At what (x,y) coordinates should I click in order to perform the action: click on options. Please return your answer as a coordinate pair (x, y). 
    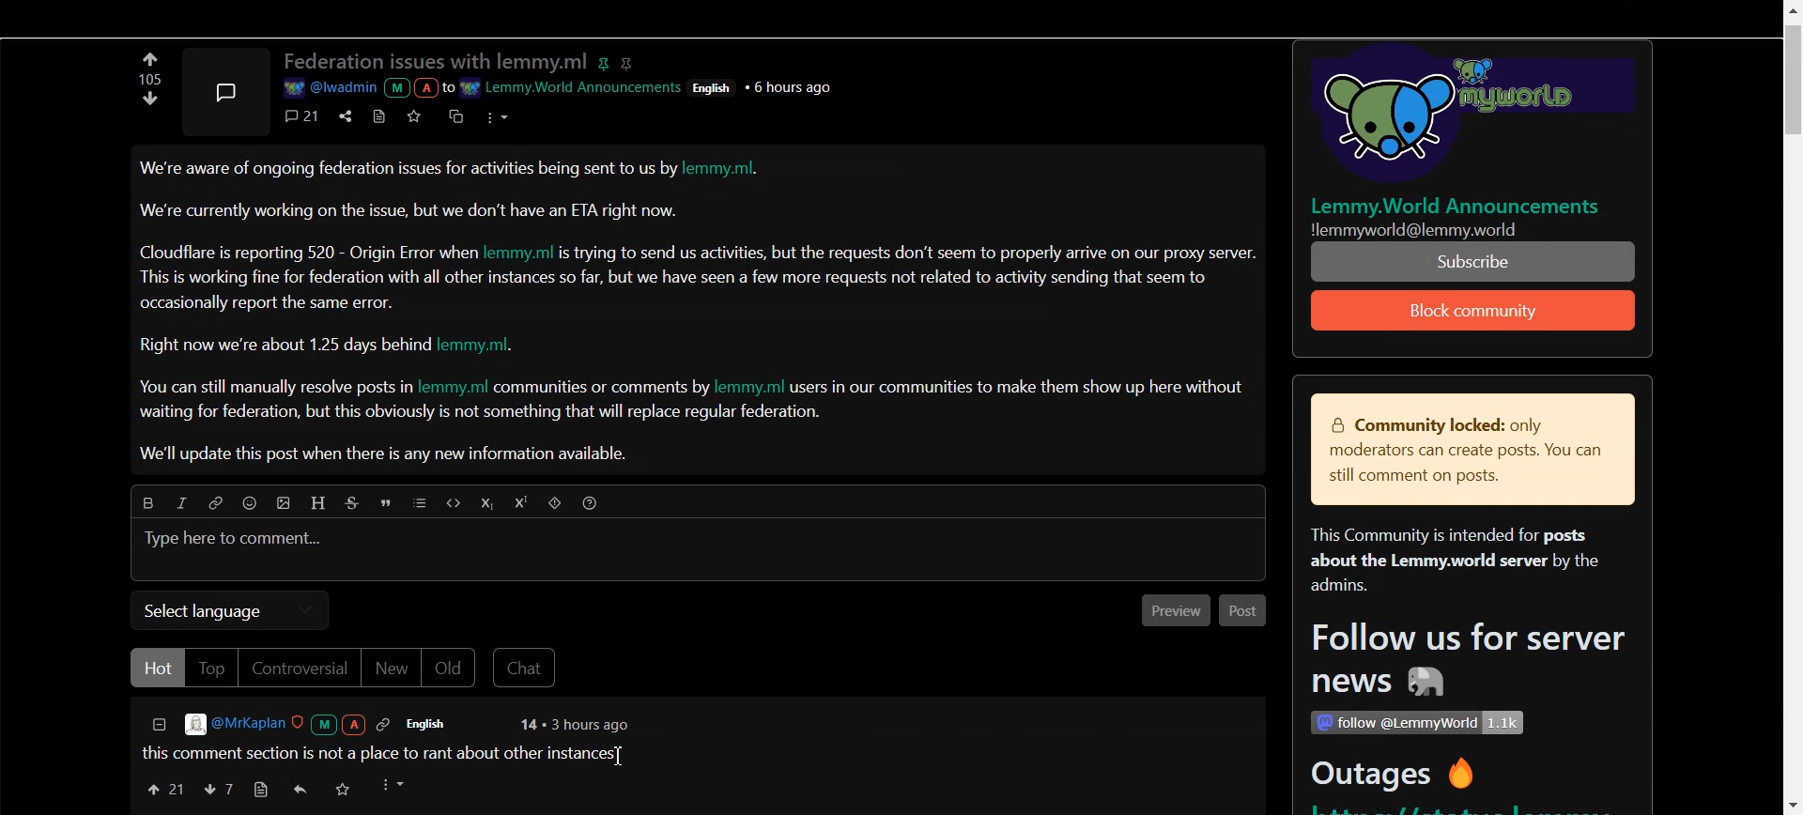
    Looking at the image, I should click on (395, 785).